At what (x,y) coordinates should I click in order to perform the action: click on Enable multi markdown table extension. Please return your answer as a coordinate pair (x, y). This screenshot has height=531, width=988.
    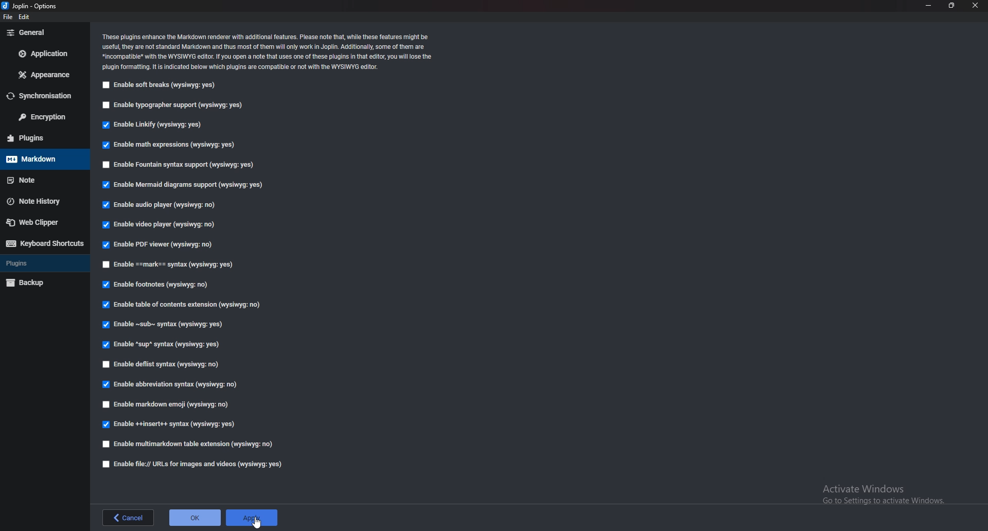
    Looking at the image, I should click on (188, 443).